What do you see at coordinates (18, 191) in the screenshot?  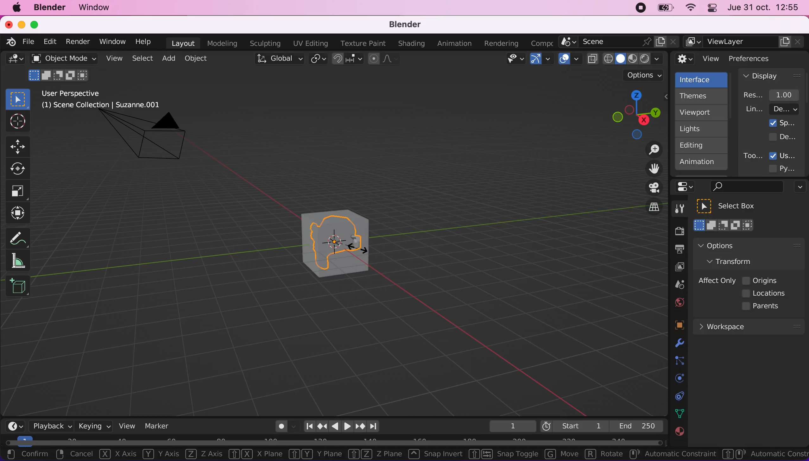 I see `` at bounding box center [18, 191].